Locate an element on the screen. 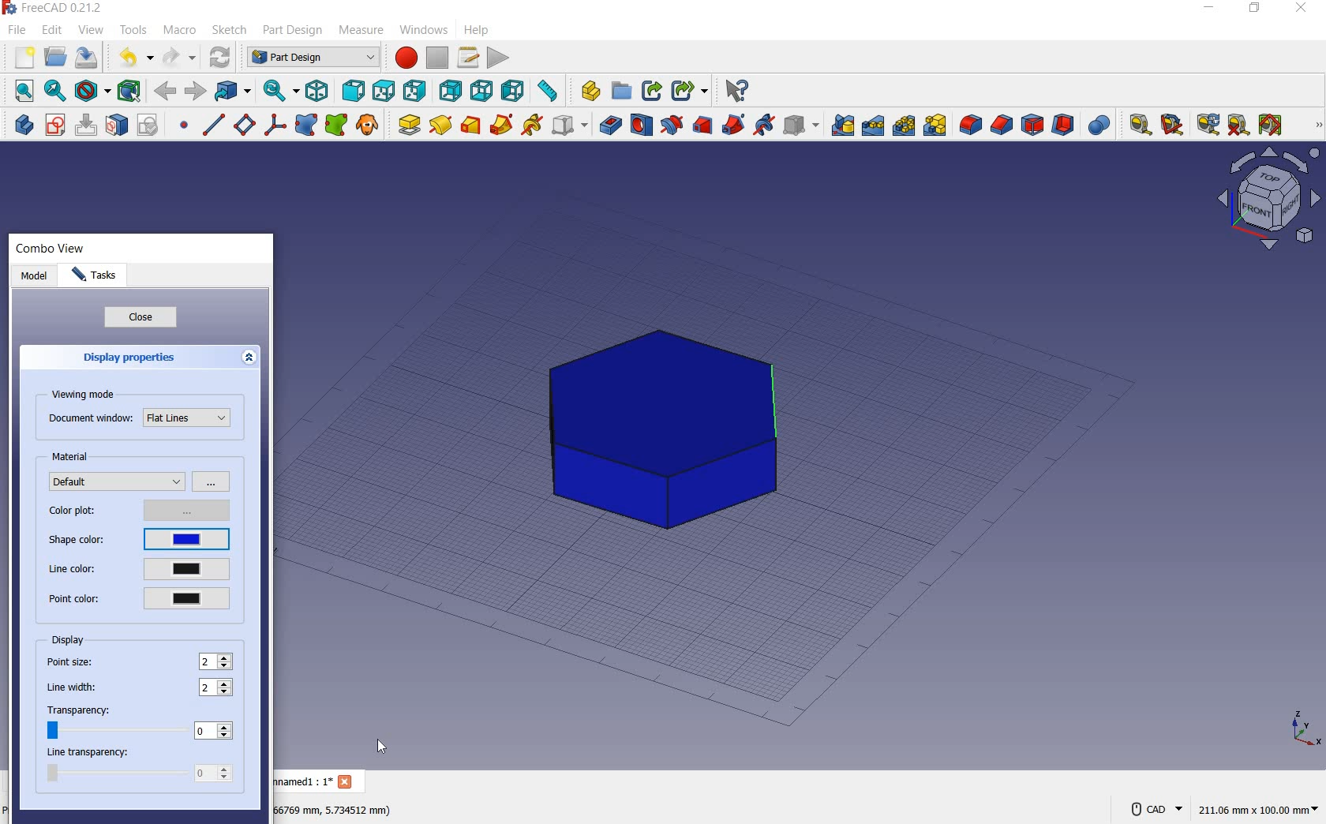 The width and height of the screenshot is (1326, 824). combo view is located at coordinates (52, 251).